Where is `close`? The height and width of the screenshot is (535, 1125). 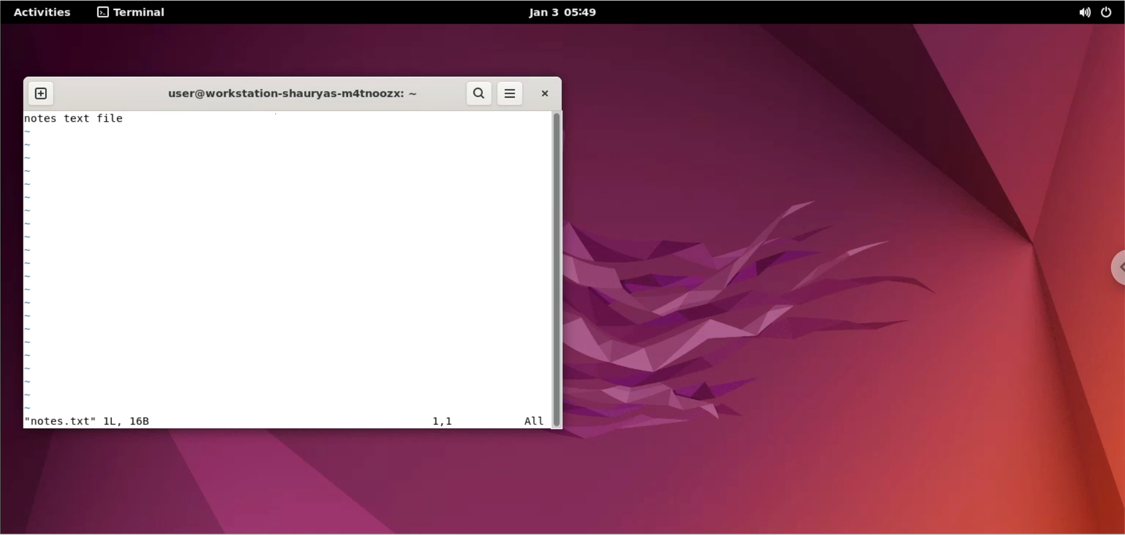 close is located at coordinates (544, 93).